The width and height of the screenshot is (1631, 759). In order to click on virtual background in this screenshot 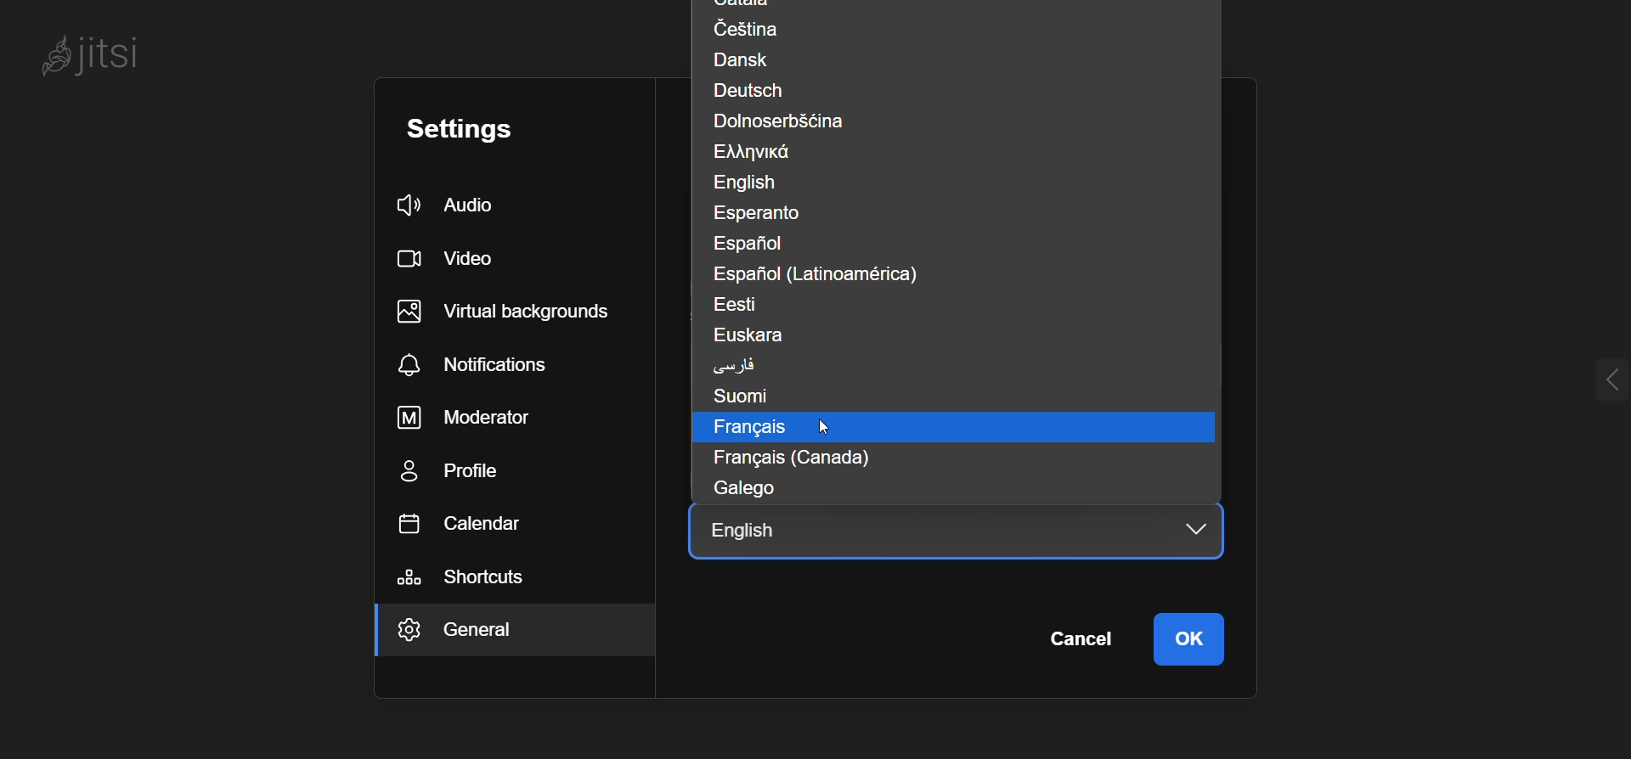, I will do `click(512, 312)`.